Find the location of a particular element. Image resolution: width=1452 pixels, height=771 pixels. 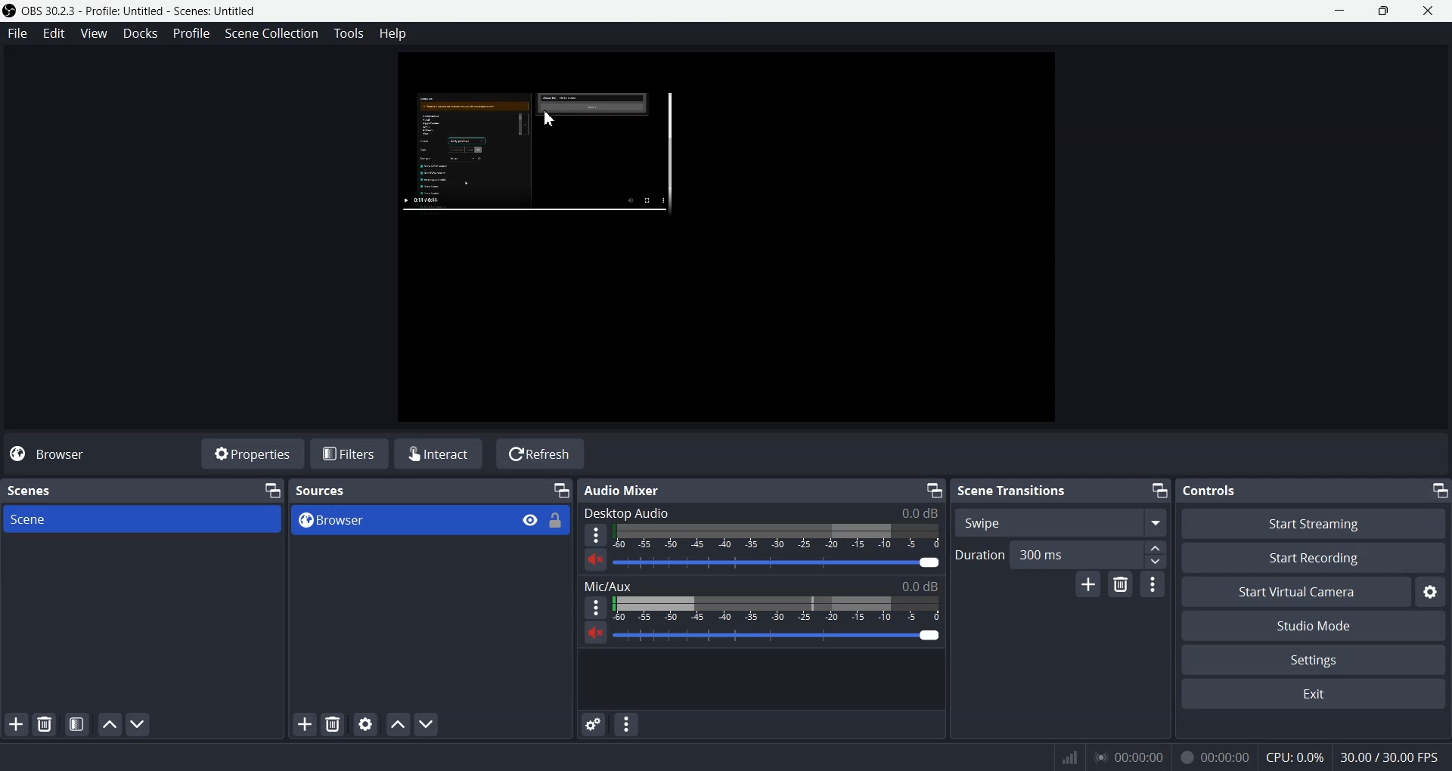

Audio mixer is located at coordinates (625, 491).